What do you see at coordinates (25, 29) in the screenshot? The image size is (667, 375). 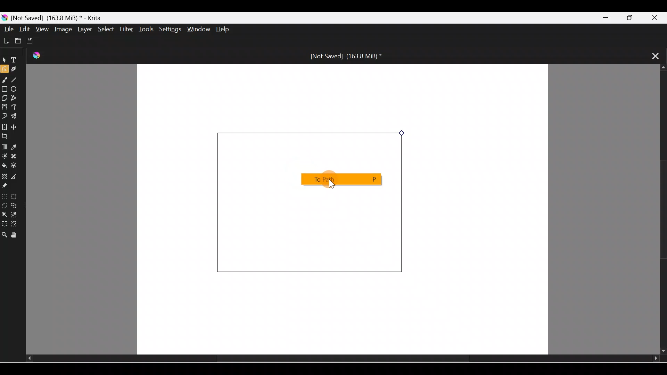 I see `Edit` at bounding box center [25, 29].